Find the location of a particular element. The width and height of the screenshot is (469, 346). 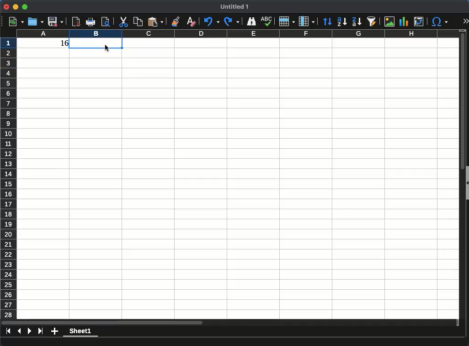

clone formatting  is located at coordinates (175, 21).